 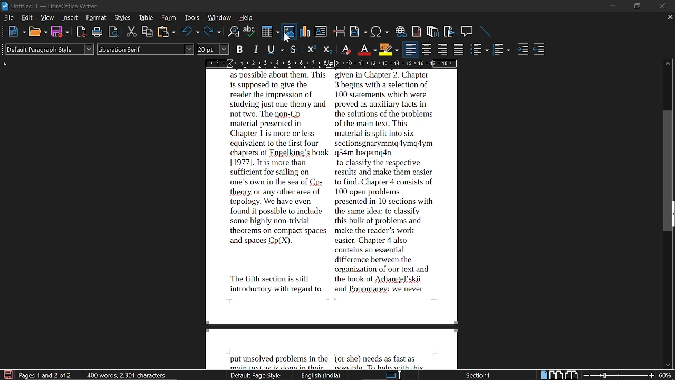 I want to click on help, so click(x=246, y=18).